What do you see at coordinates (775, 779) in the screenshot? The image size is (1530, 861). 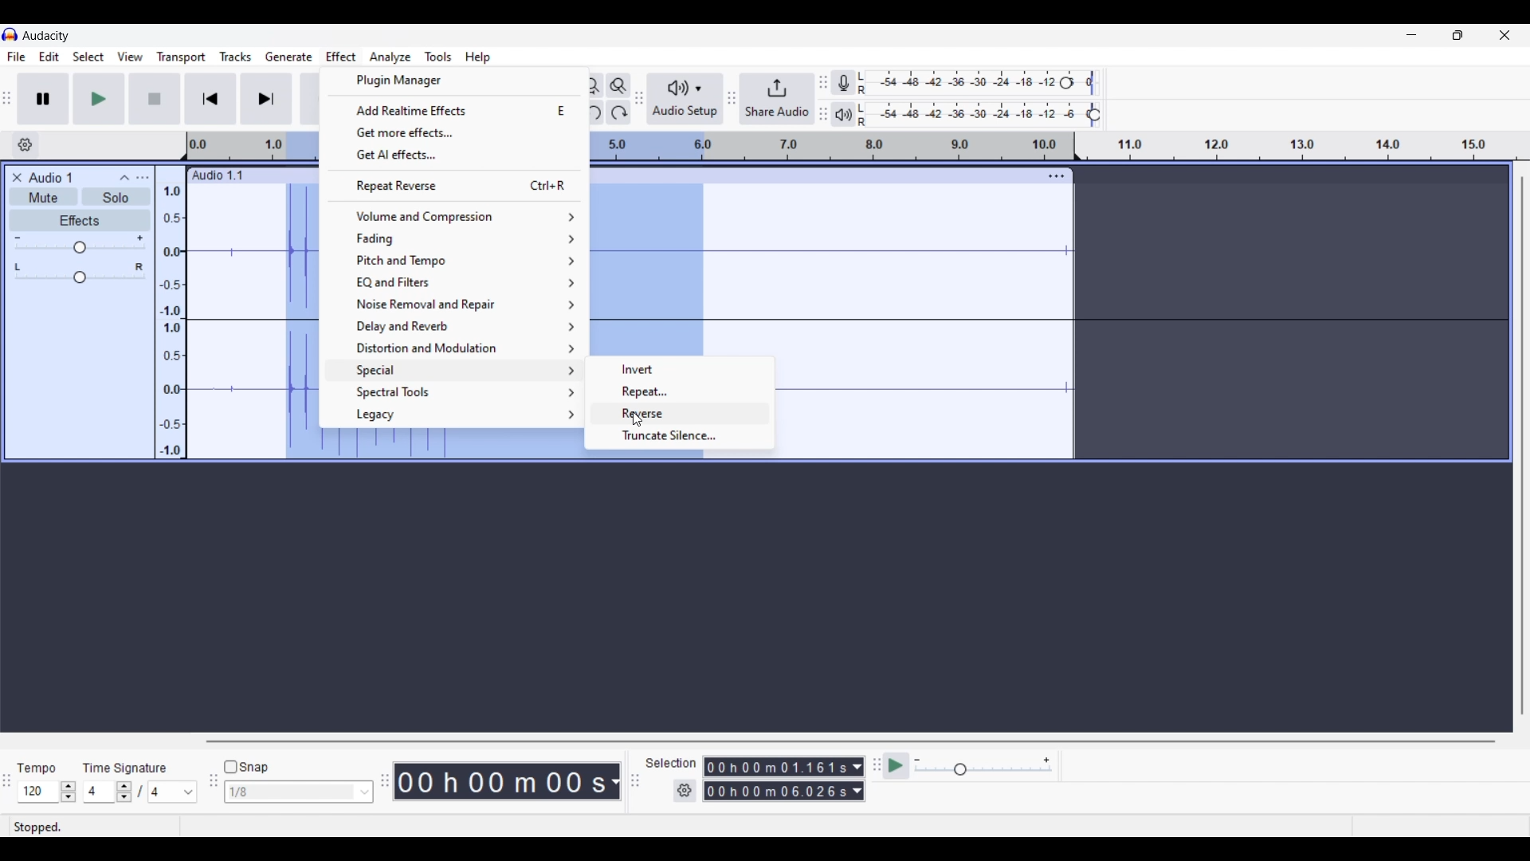 I see `Selection duration` at bounding box center [775, 779].